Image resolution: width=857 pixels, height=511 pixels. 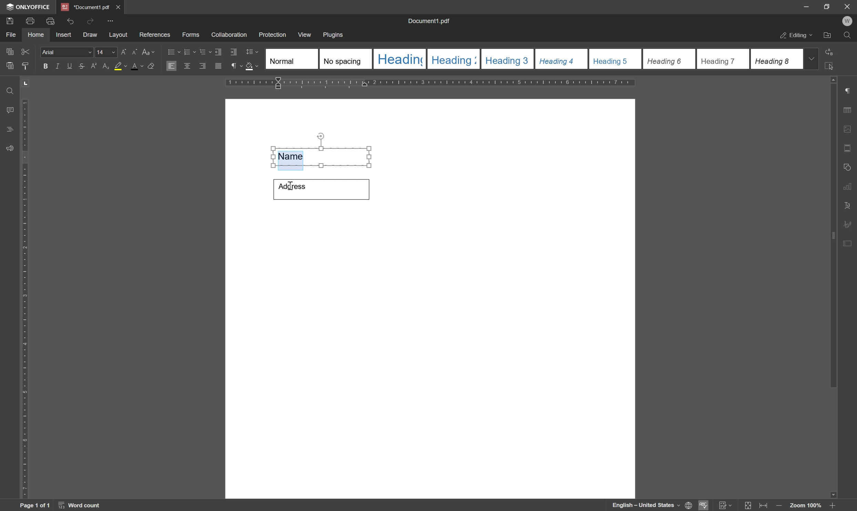 What do you see at coordinates (765, 506) in the screenshot?
I see `fit to width` at bounding box center [765, 506].